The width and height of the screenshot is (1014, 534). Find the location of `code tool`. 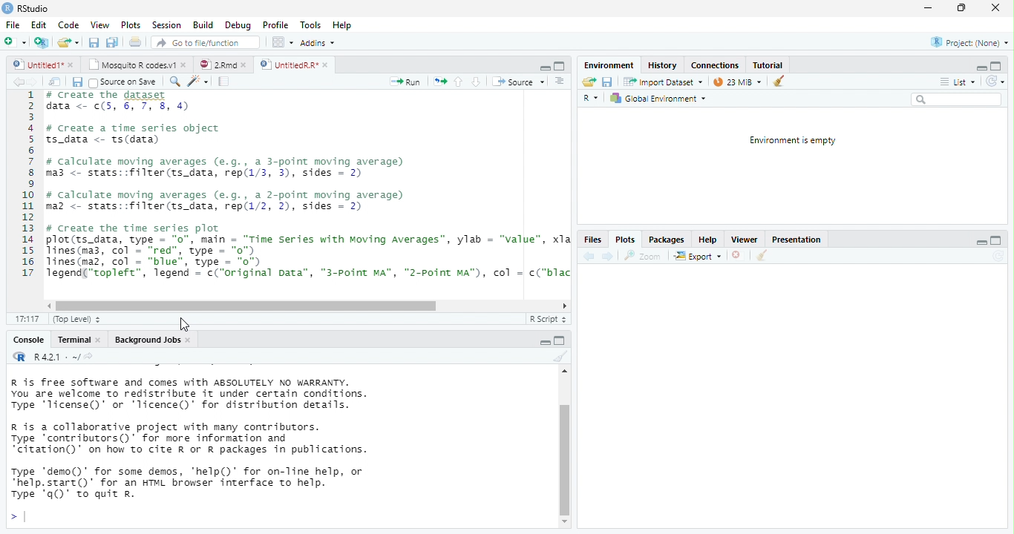

code tool is located at coordinates (199, 81).